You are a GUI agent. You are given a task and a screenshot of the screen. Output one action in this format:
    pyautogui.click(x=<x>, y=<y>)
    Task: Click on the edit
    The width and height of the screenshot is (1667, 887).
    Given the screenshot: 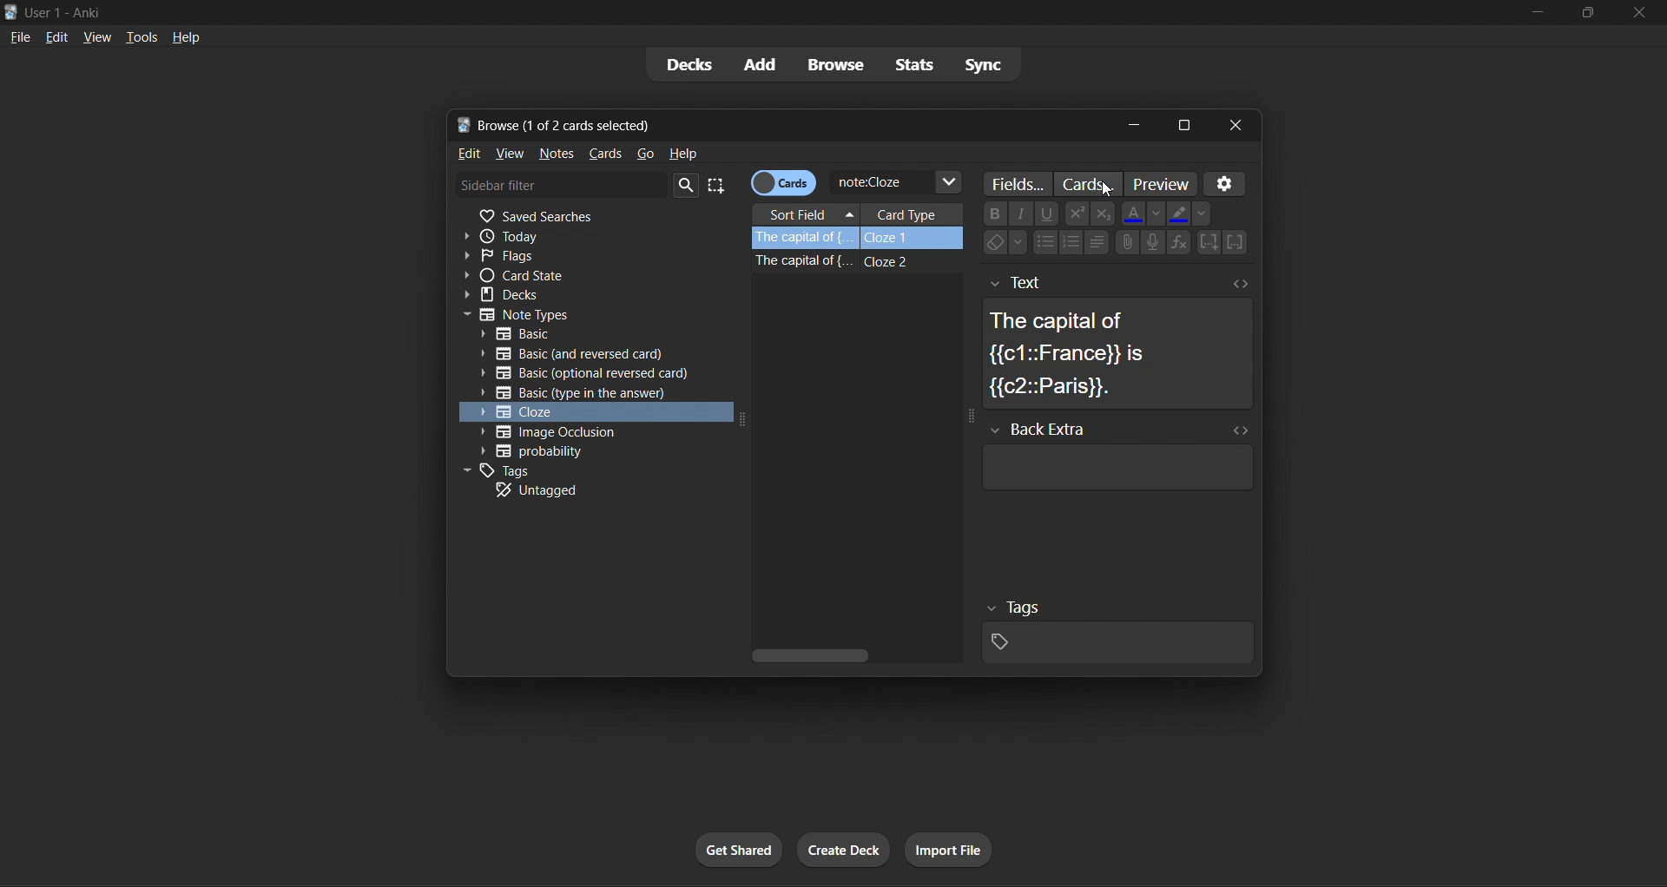 What is the action you would take?
    pyautogui.click(x=56, y=36)
    